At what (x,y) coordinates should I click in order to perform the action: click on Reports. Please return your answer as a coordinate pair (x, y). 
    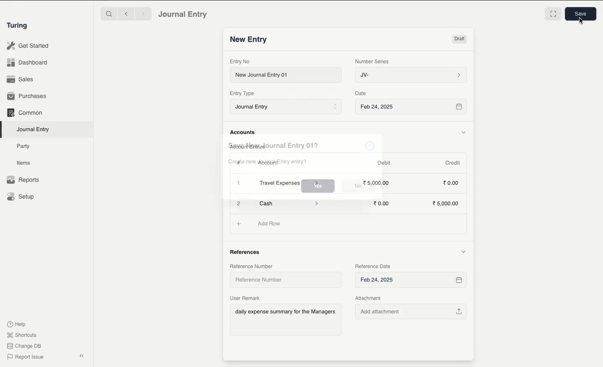
    Looking at the image, I should click on (23, 180).